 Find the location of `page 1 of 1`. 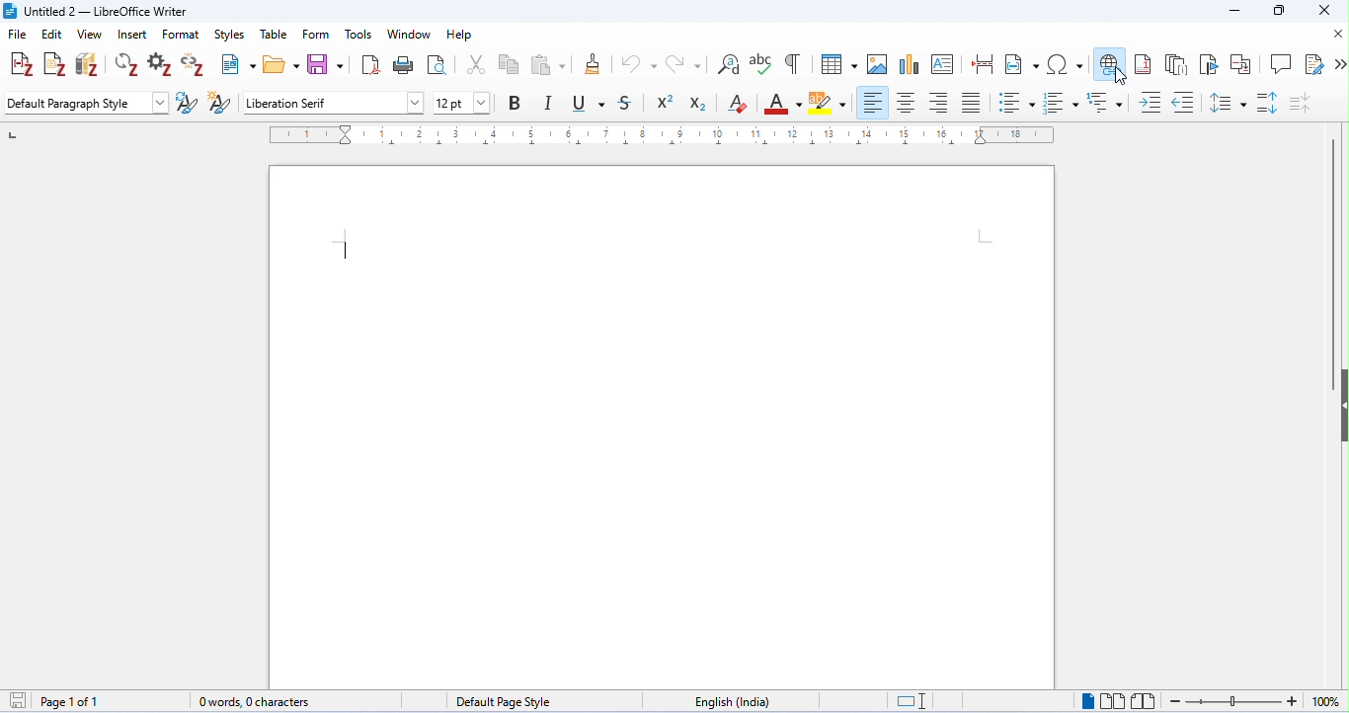

page 1 of 1 is located at coordinates (72, 702).